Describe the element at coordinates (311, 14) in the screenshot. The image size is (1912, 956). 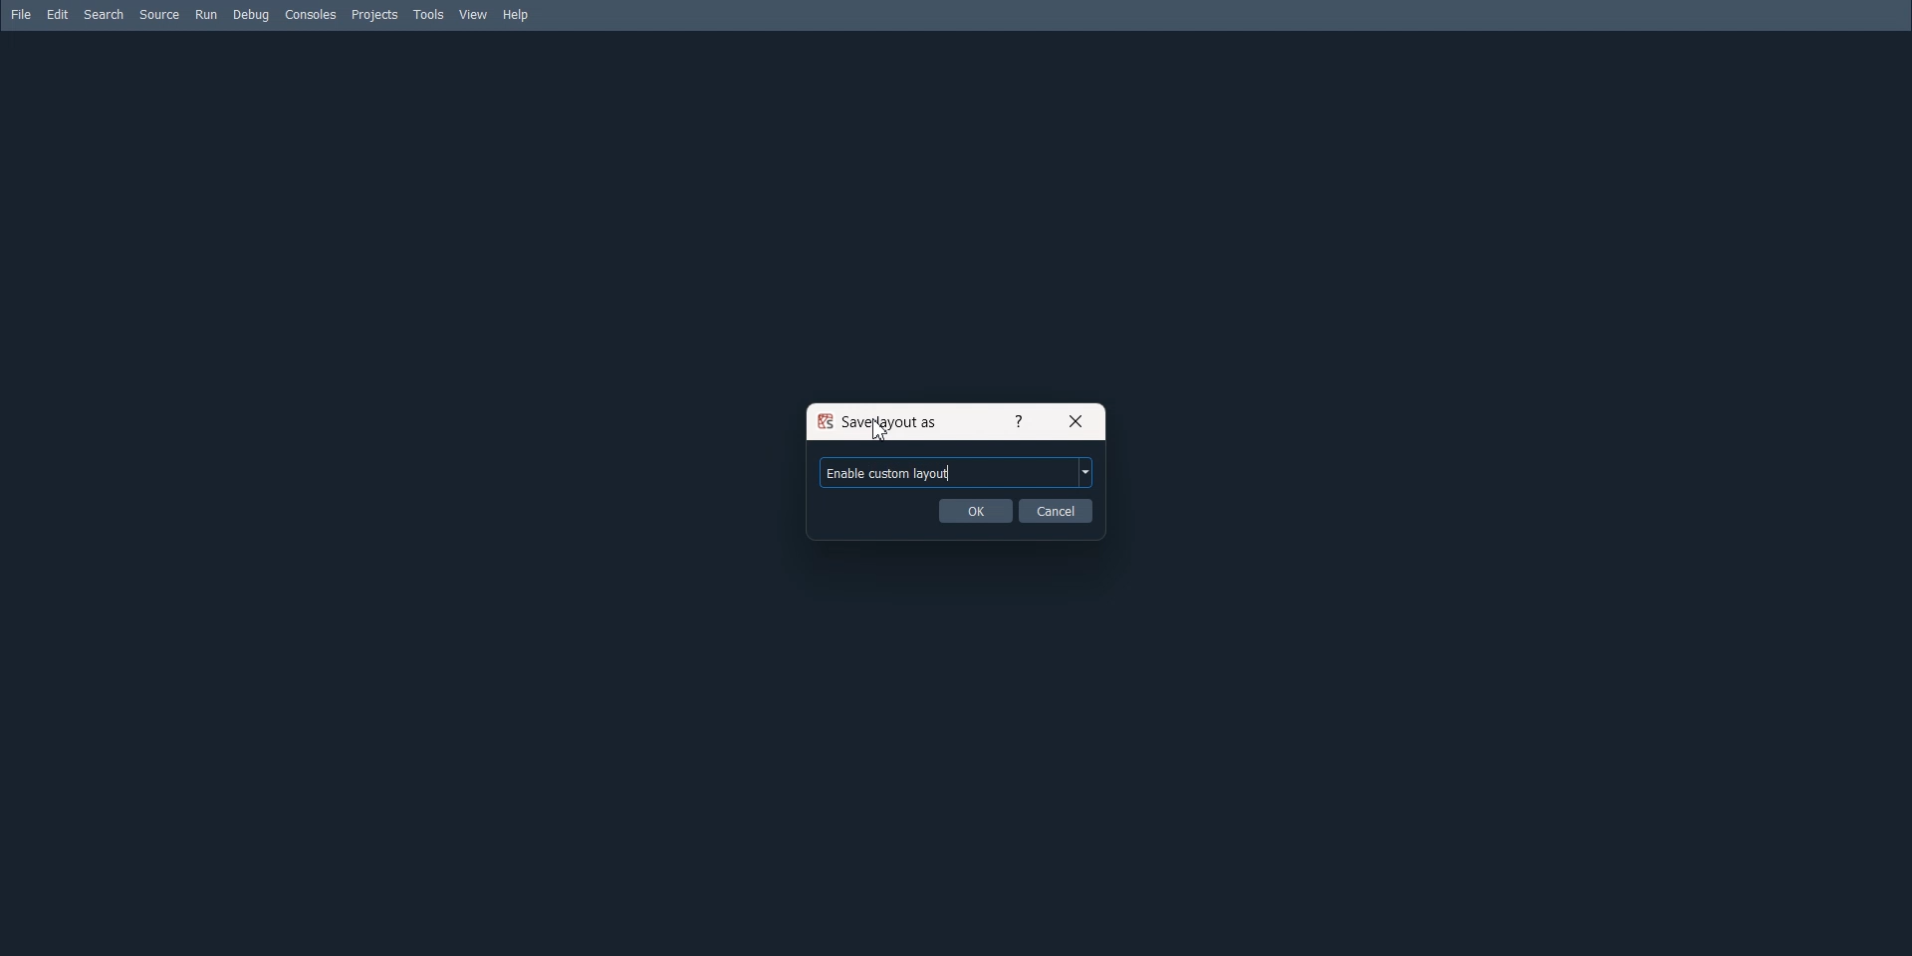
I see `Consoles` at that location.